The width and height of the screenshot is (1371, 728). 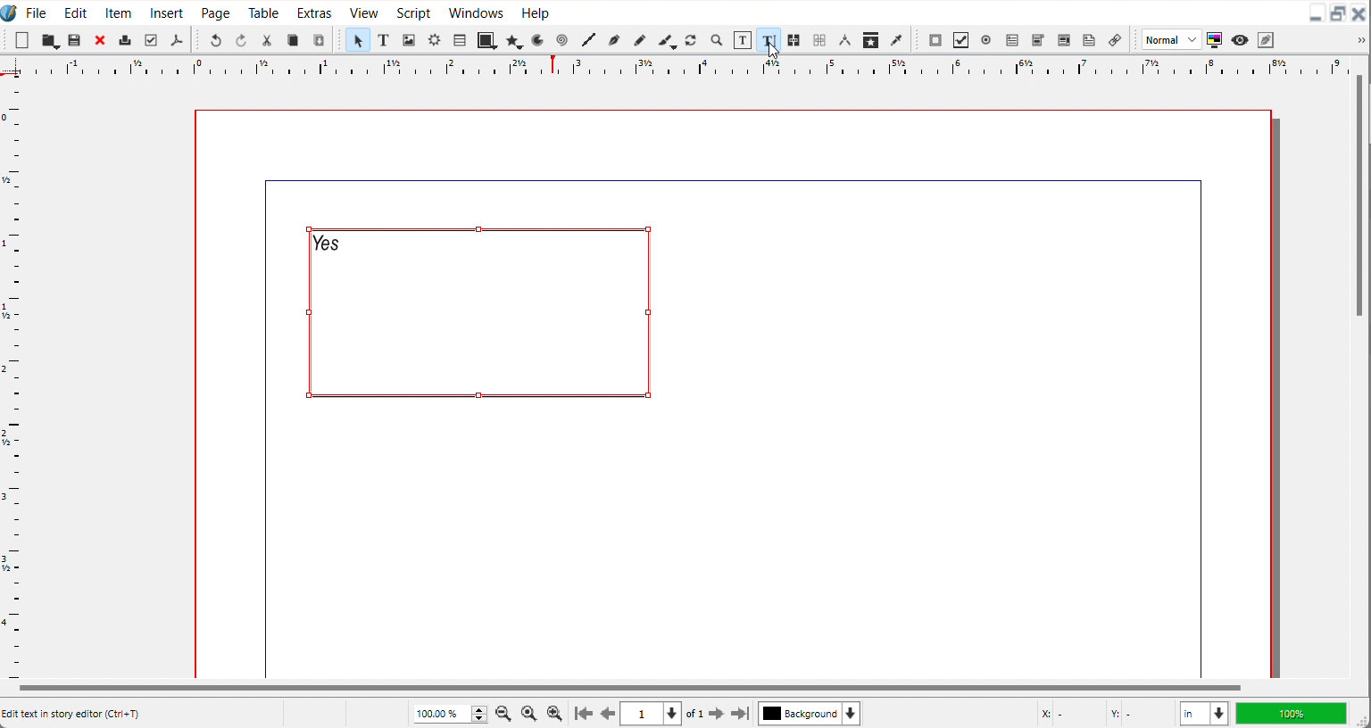 What do you see at coordinates (740, 714) in the screenshot?
I see `Go to the last page` at bounding box center [740, 714].